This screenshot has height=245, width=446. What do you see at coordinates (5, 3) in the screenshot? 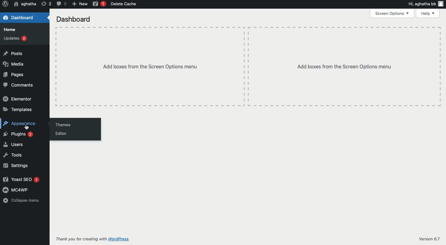
I see `Wordpress` at bounding box center [5, 3].